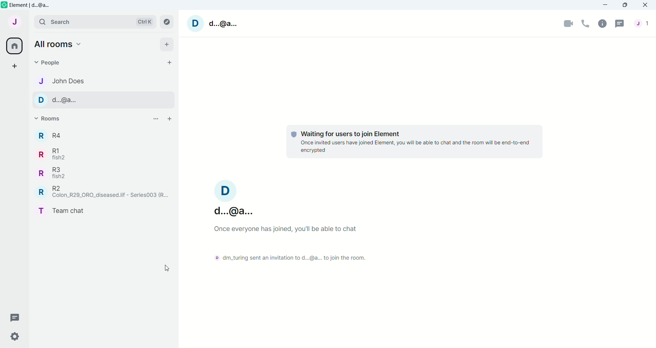  Describe the element at coordinates (293, 257) in the screenshot. I see `D dm_turing sent an invitation to d...@a... to join the room.` at that location.